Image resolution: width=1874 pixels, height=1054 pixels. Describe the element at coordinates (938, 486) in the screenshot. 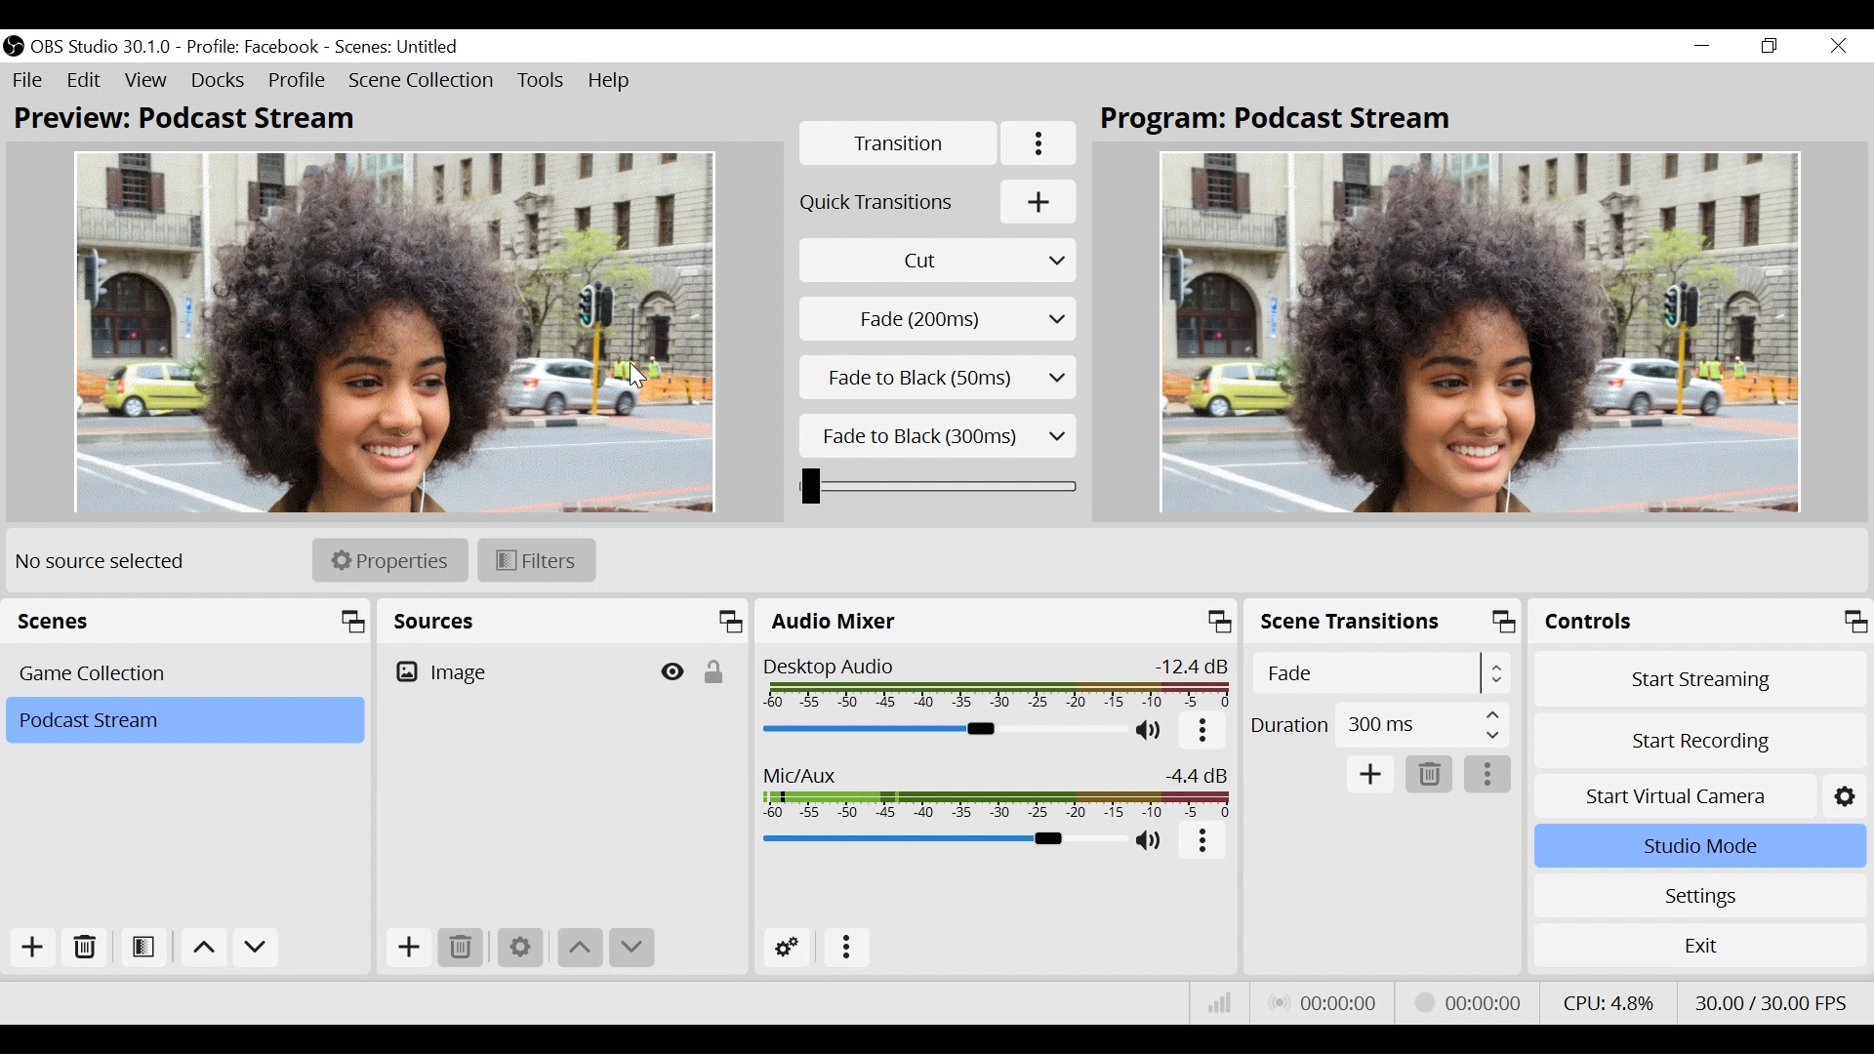

I see `Duration Slider` at that location.